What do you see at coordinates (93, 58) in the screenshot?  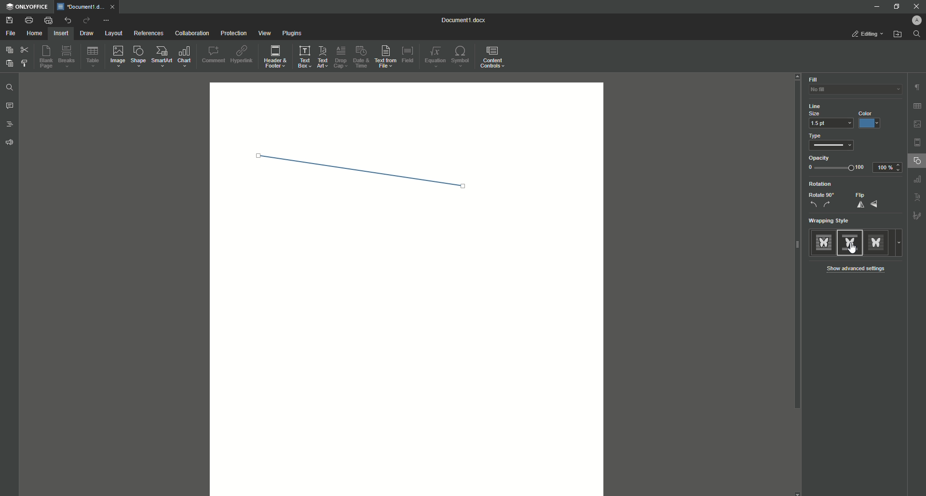 I see `Table` at bounding box center [93, 58].